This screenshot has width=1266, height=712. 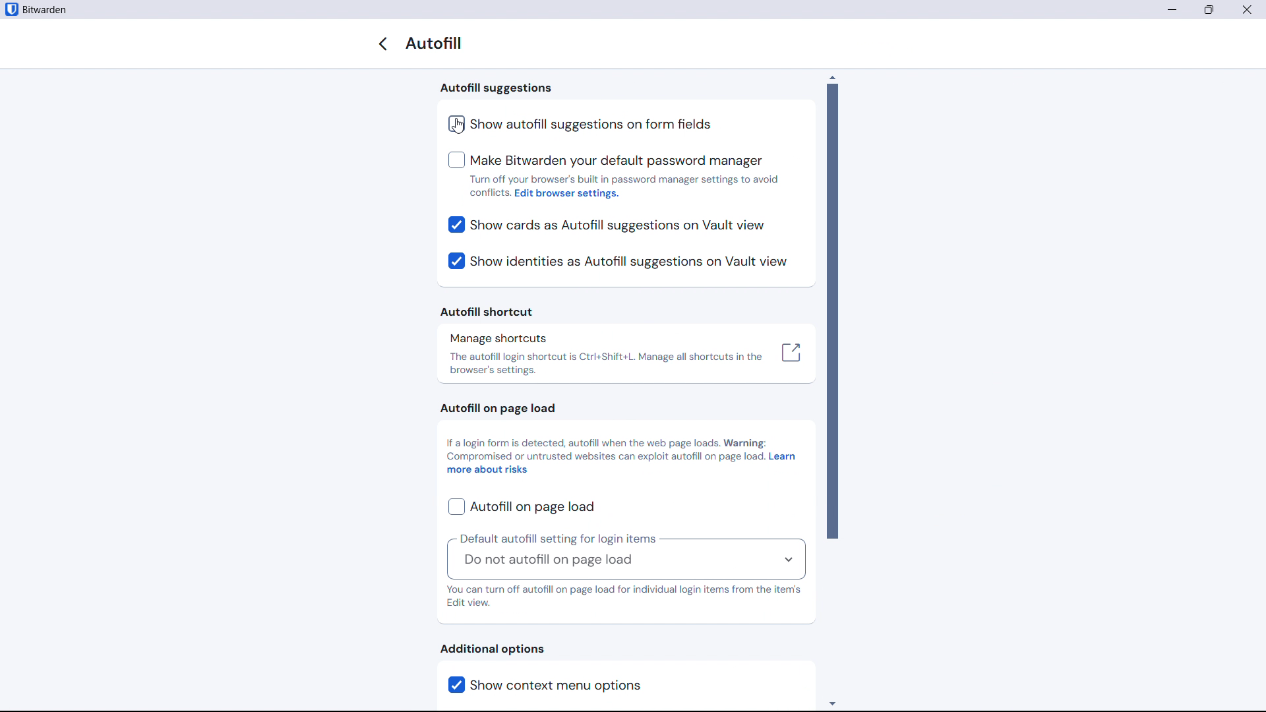 I want to click on autofill, so click(x=437, y=44).